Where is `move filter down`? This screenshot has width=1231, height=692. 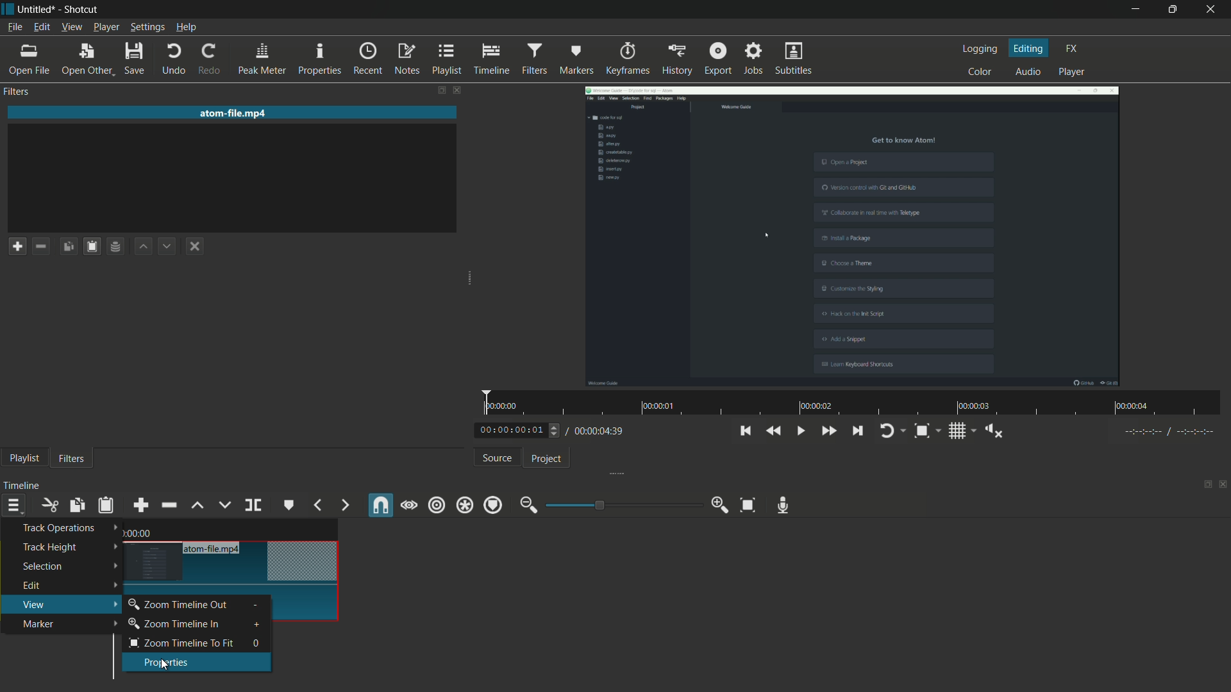
move filter down is located at coordinates (167, 247).